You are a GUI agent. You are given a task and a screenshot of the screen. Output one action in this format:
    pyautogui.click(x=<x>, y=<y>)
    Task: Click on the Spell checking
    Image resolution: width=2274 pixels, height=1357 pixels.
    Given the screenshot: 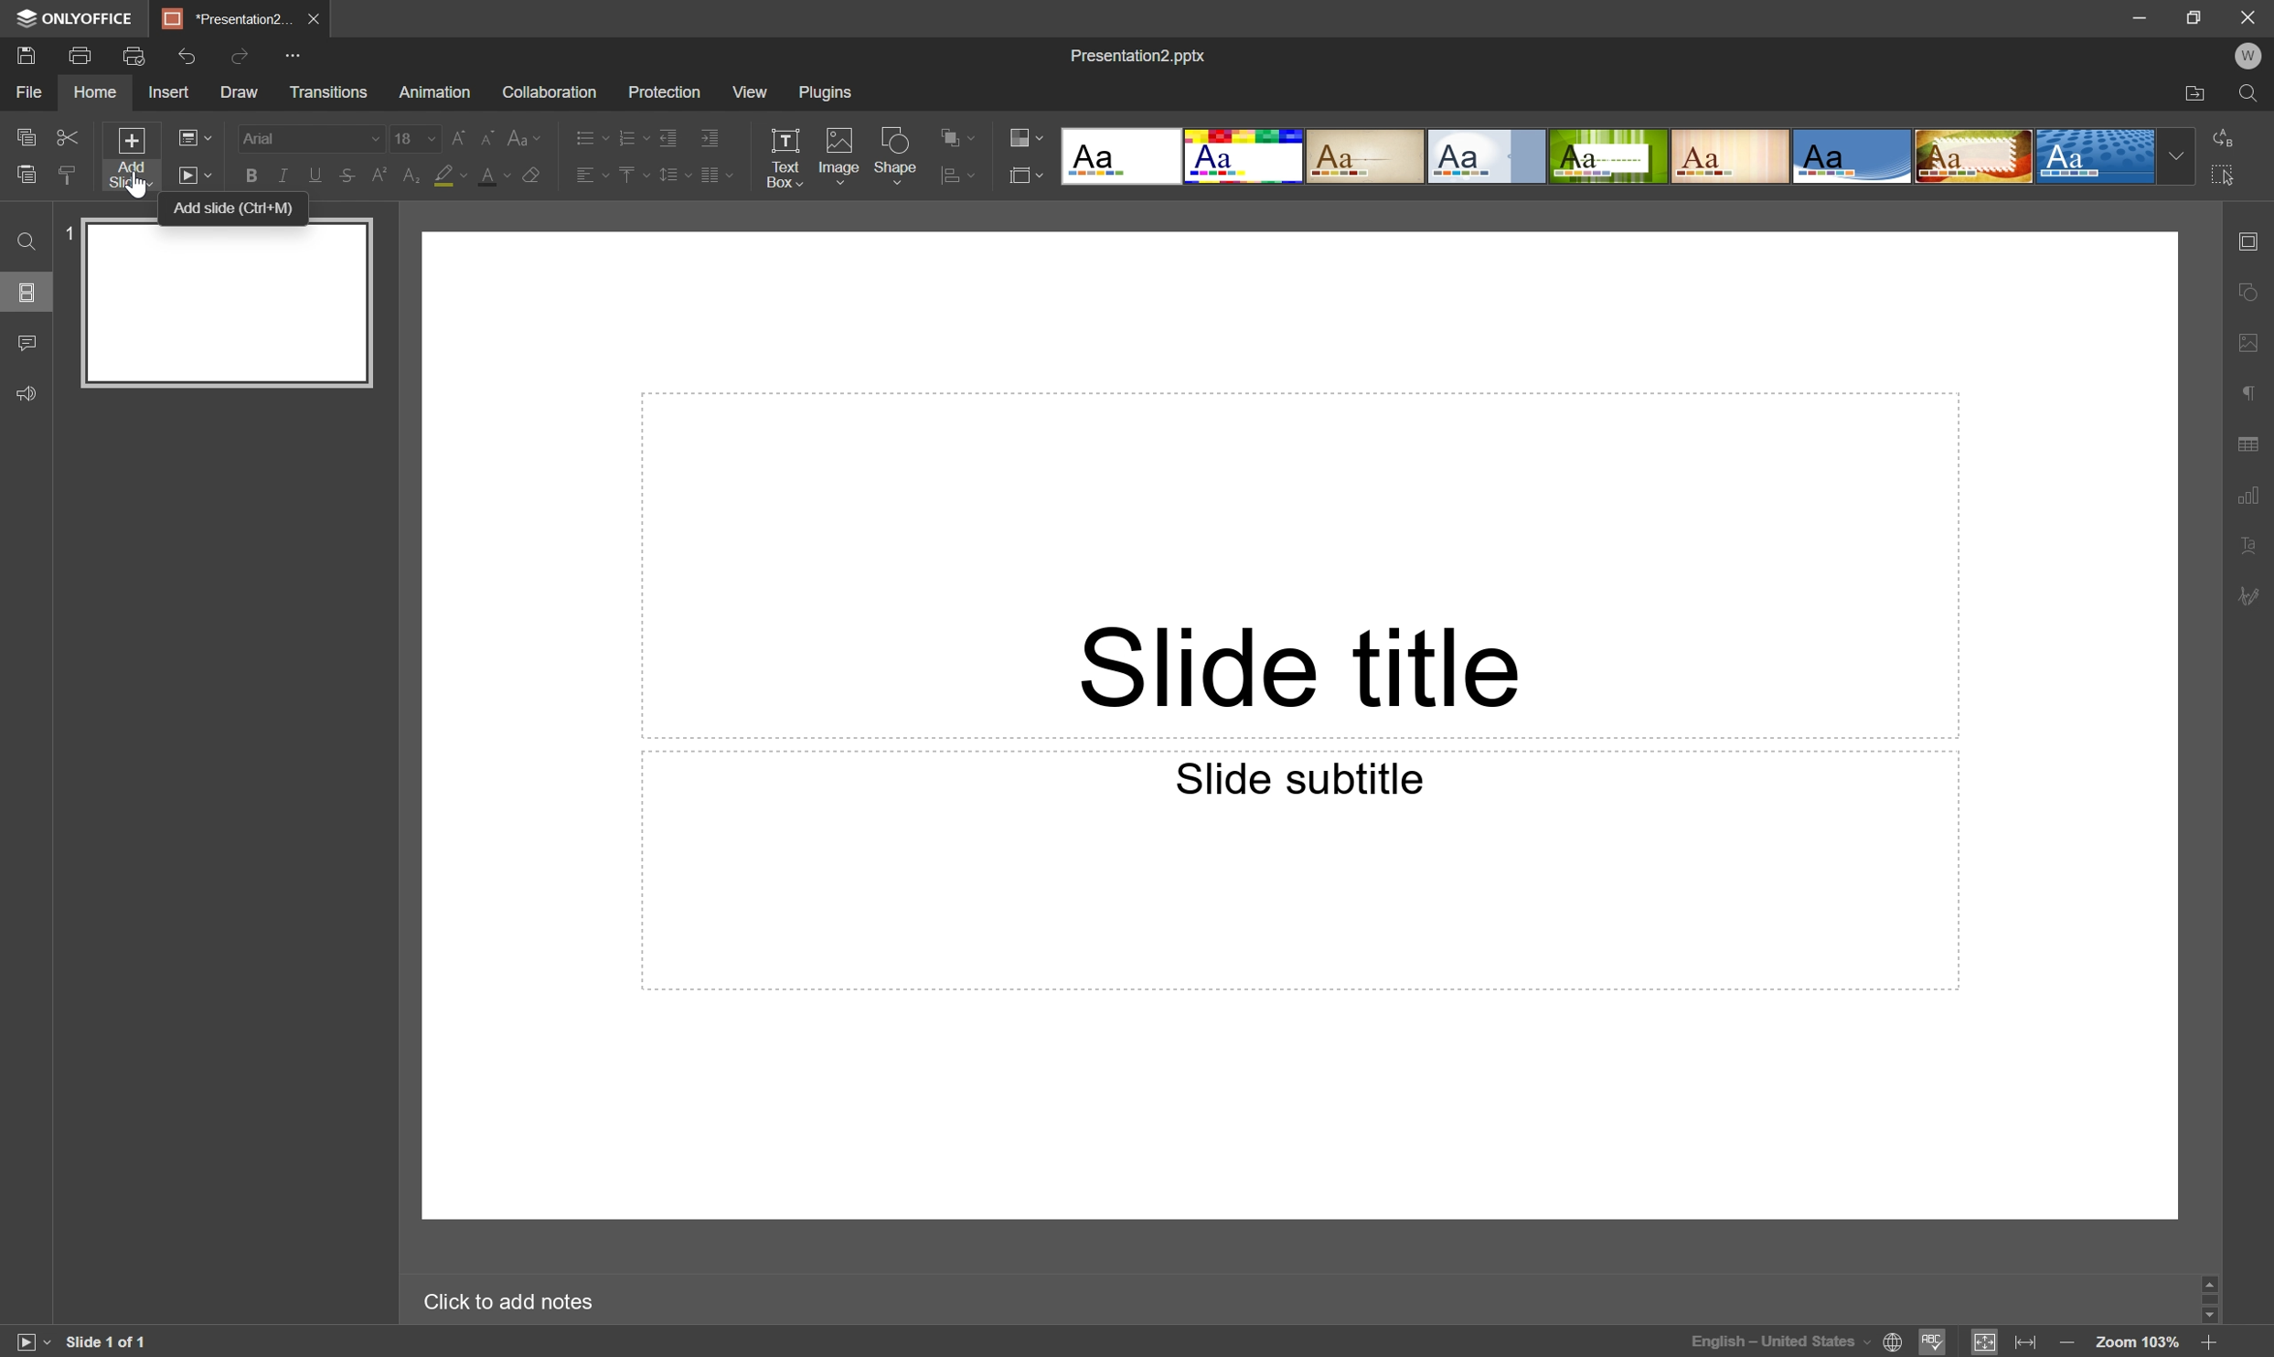 What is the action you would take?
    pyautogui.click(x=1935, y=1341)
    